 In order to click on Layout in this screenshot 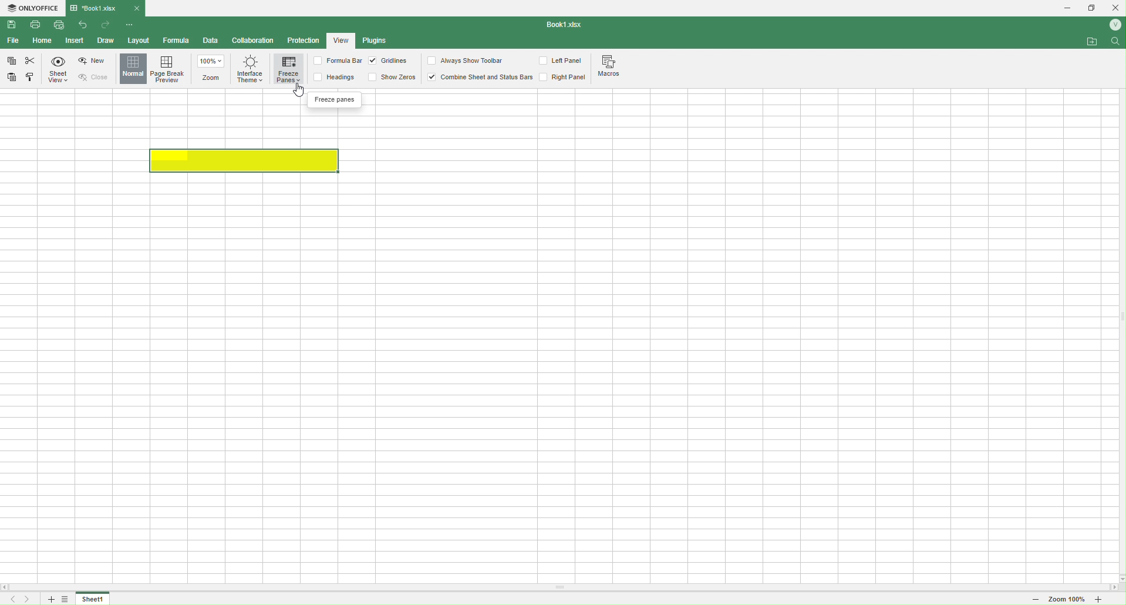, I will do `click(137, 40)`.